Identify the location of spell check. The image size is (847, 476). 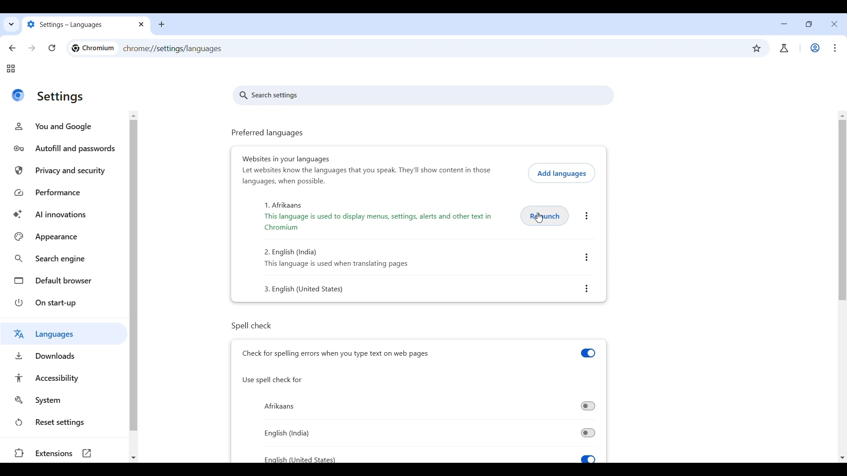
(263, 325).